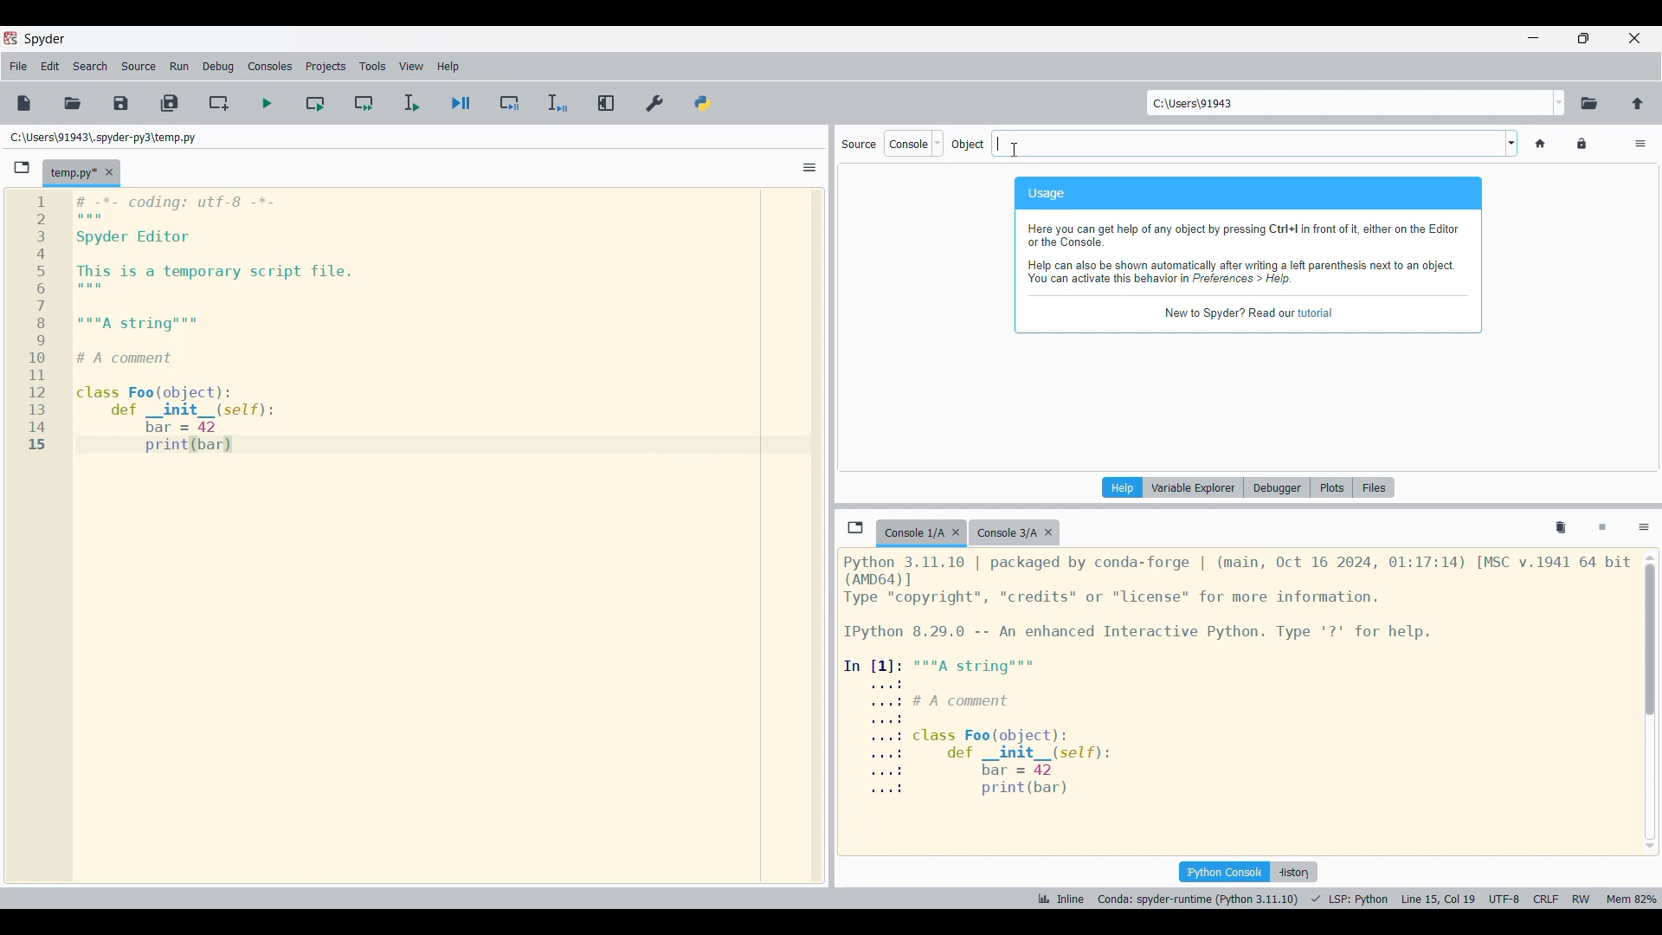 The height and width of the screenshot is (935, 1662). I want to click on line numbers, so click(38, 323).